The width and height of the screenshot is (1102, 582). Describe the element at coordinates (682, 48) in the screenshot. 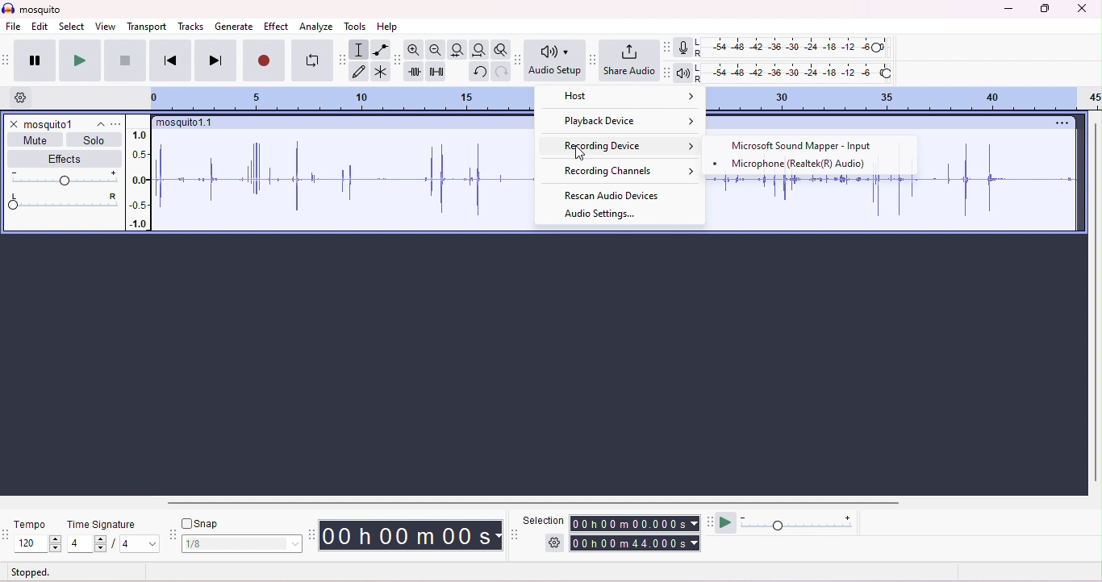

I see `recording meter` at that location.